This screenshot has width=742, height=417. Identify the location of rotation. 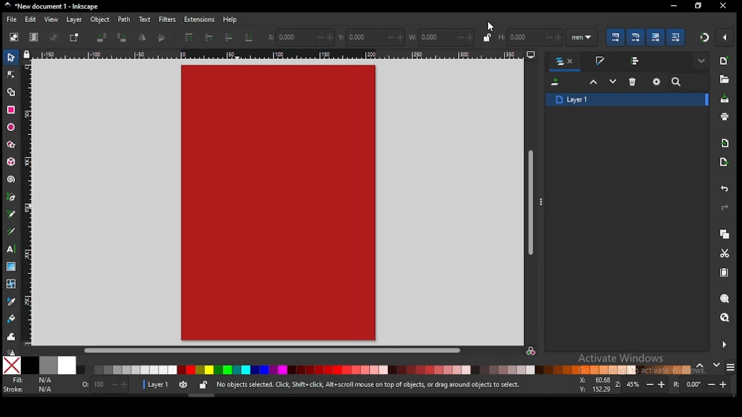
(704, 385).